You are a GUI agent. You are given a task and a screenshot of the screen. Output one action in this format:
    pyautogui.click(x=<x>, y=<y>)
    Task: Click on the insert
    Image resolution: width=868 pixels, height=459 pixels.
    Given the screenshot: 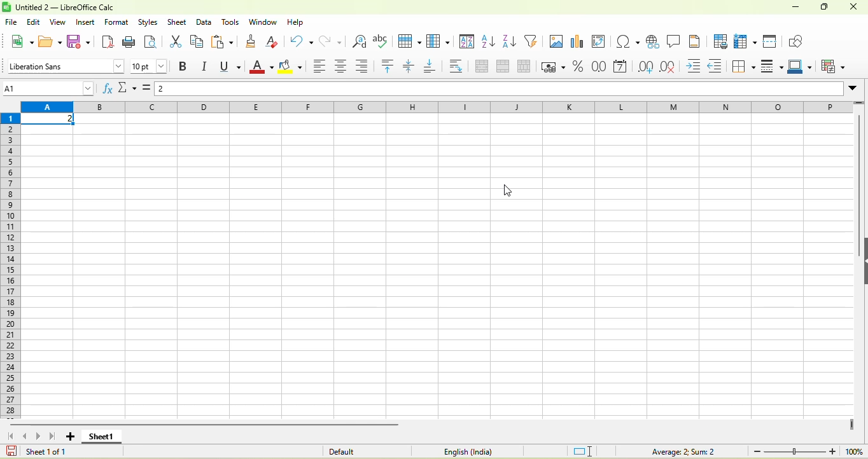 What is the action you would take?
    pyautogui.click(x=87, y=22)
    